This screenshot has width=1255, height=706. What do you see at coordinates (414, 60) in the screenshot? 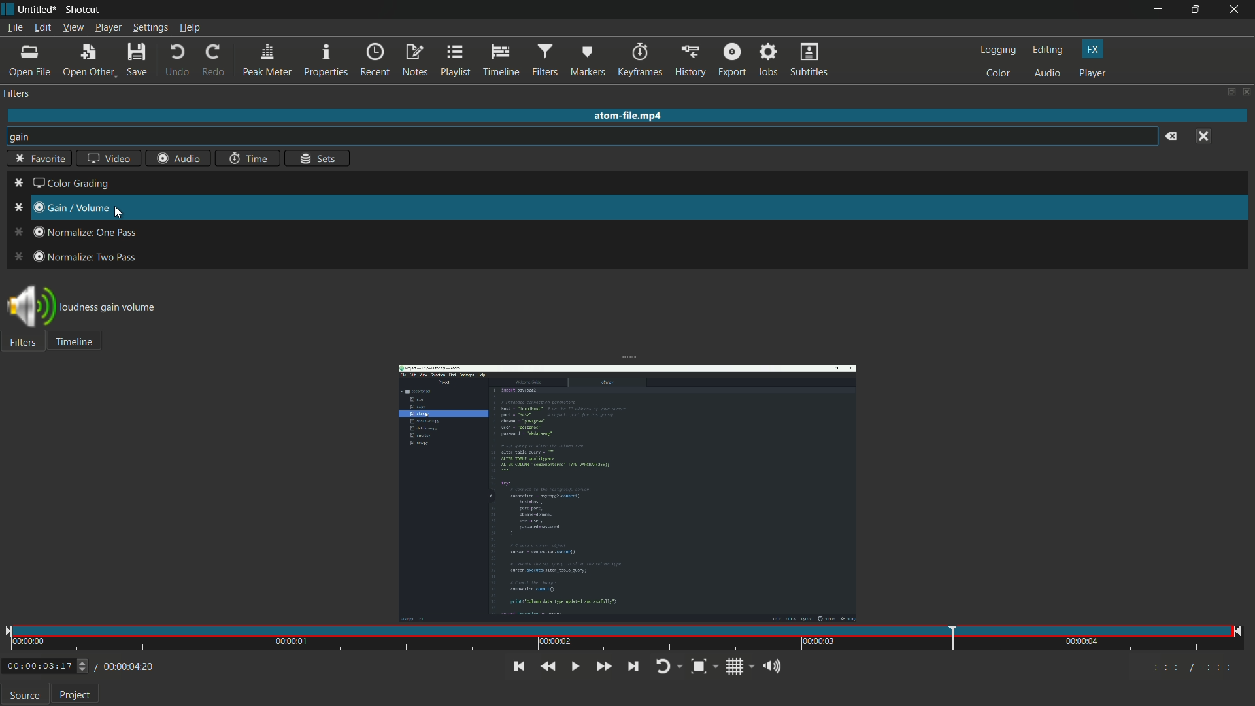
I see `notes` at bounding box center [414, 60].